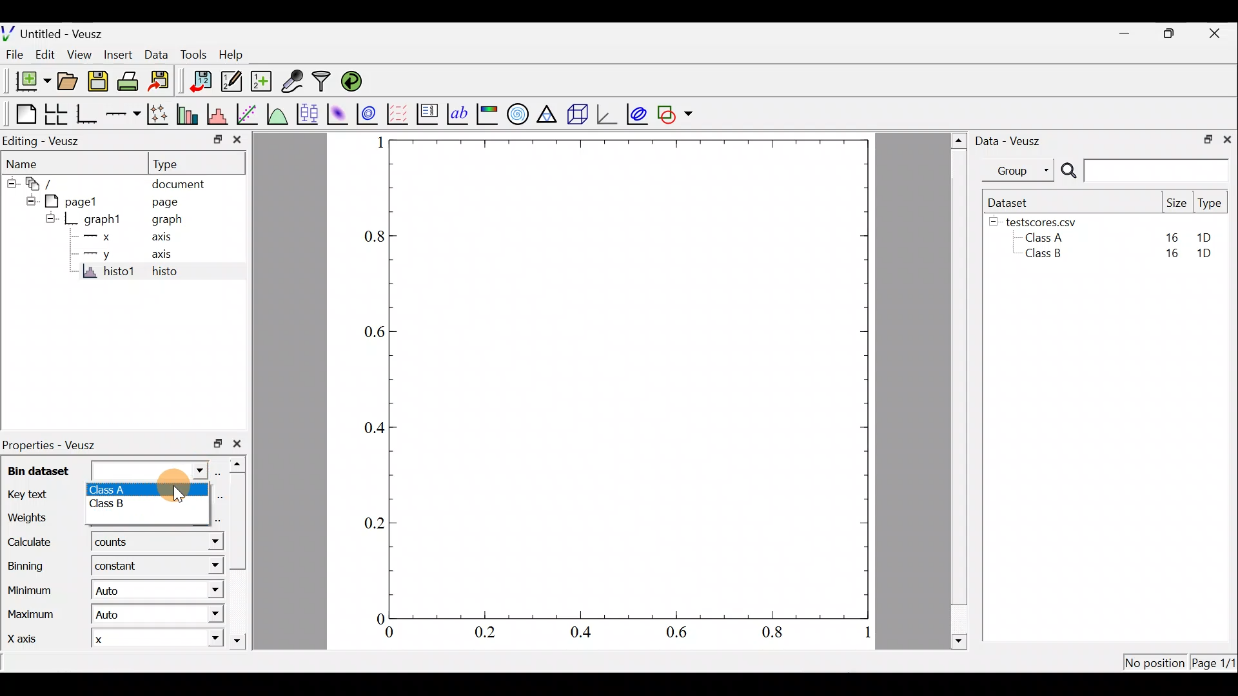 The image size is (1238, 696). Describe the element at coordinates (123, 488) in the screenshot. I see `Class A` at that location.